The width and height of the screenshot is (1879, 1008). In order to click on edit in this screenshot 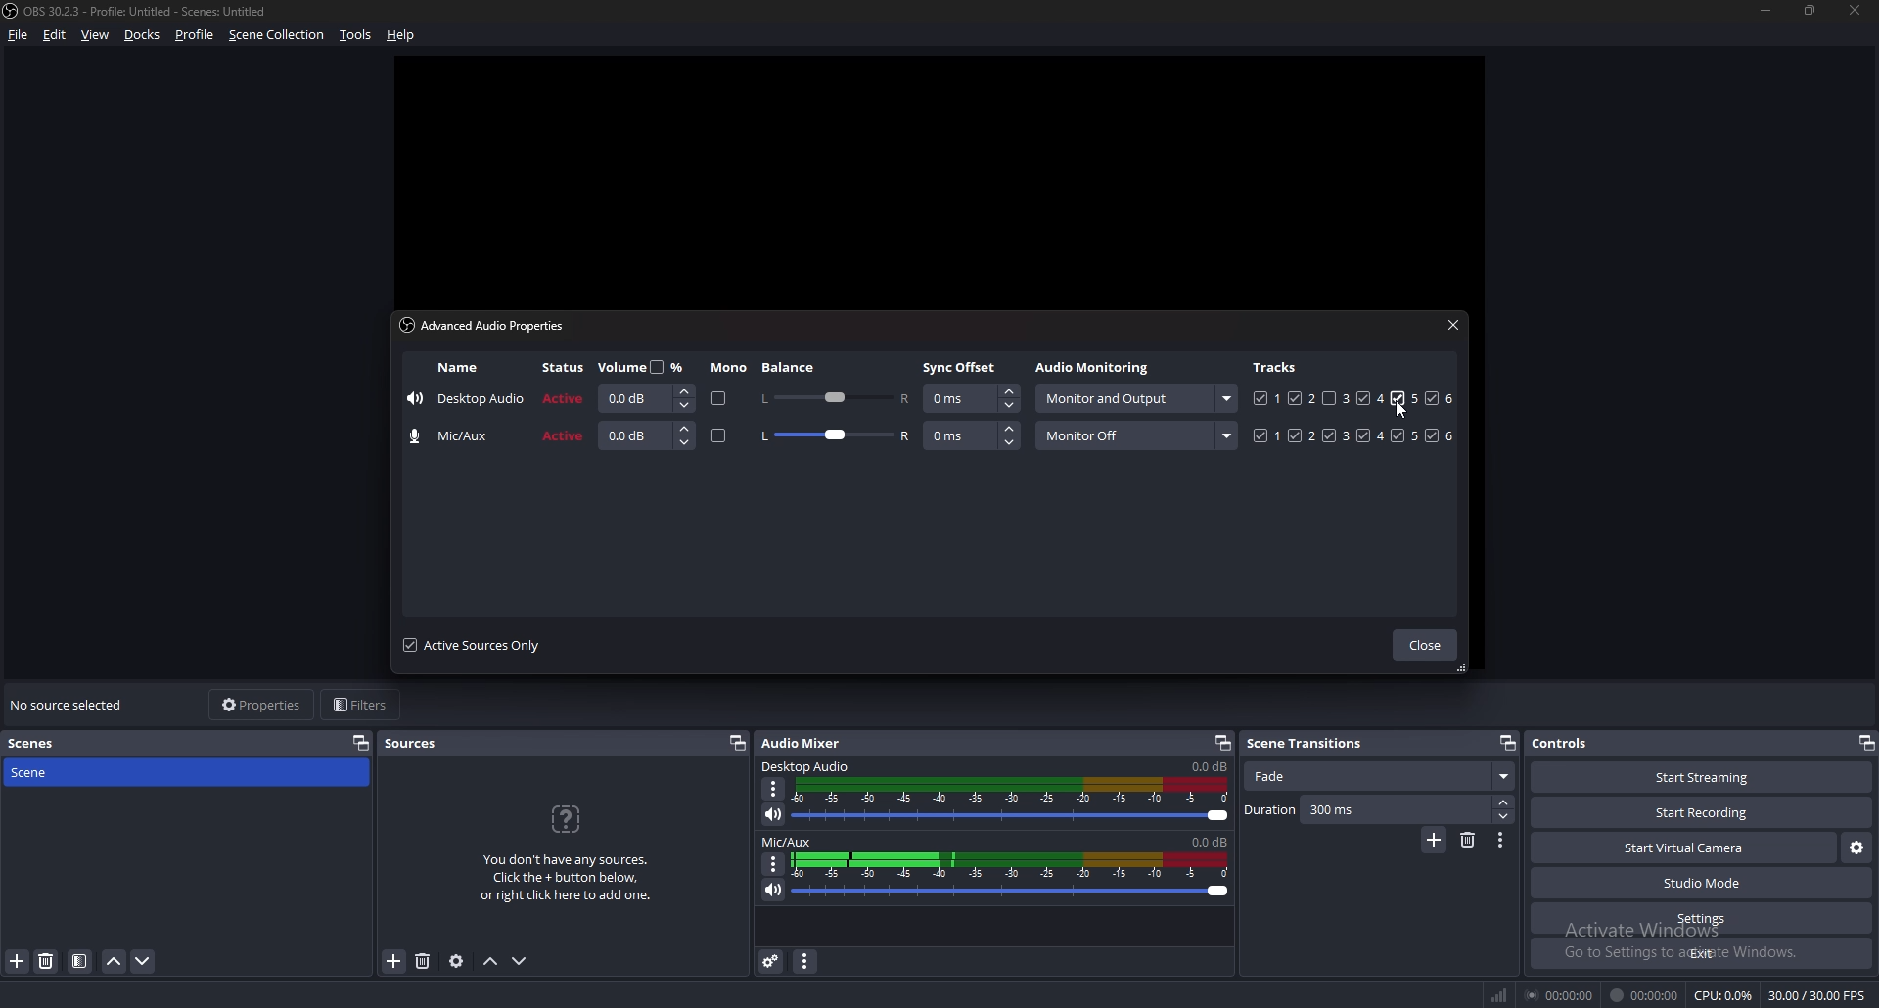, I will do `click(54, 35)`.